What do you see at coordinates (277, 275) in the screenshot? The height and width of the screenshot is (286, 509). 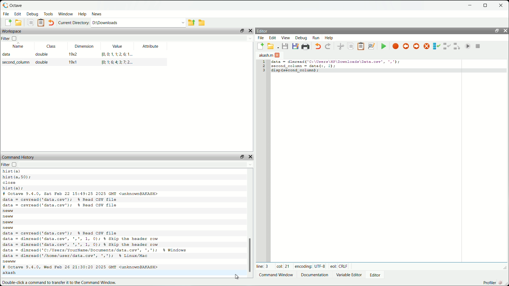 I see `Command window` at bounding box center [277, 275].